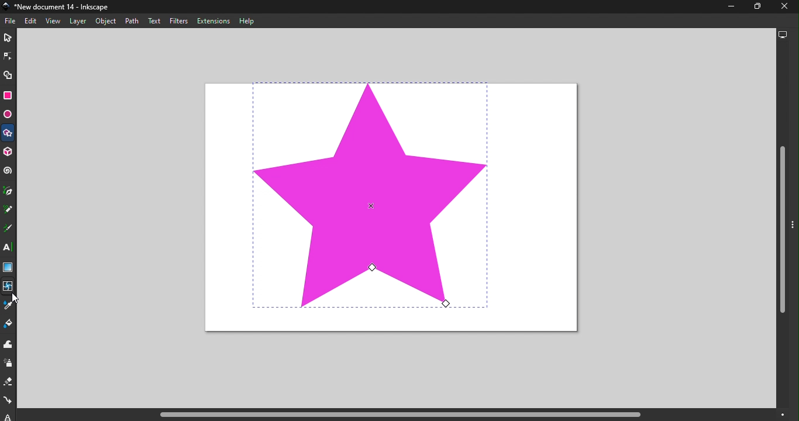 Image resolution: width=799 pixels, height=421 pixels. I want to click on Filters, so click(178, 22).